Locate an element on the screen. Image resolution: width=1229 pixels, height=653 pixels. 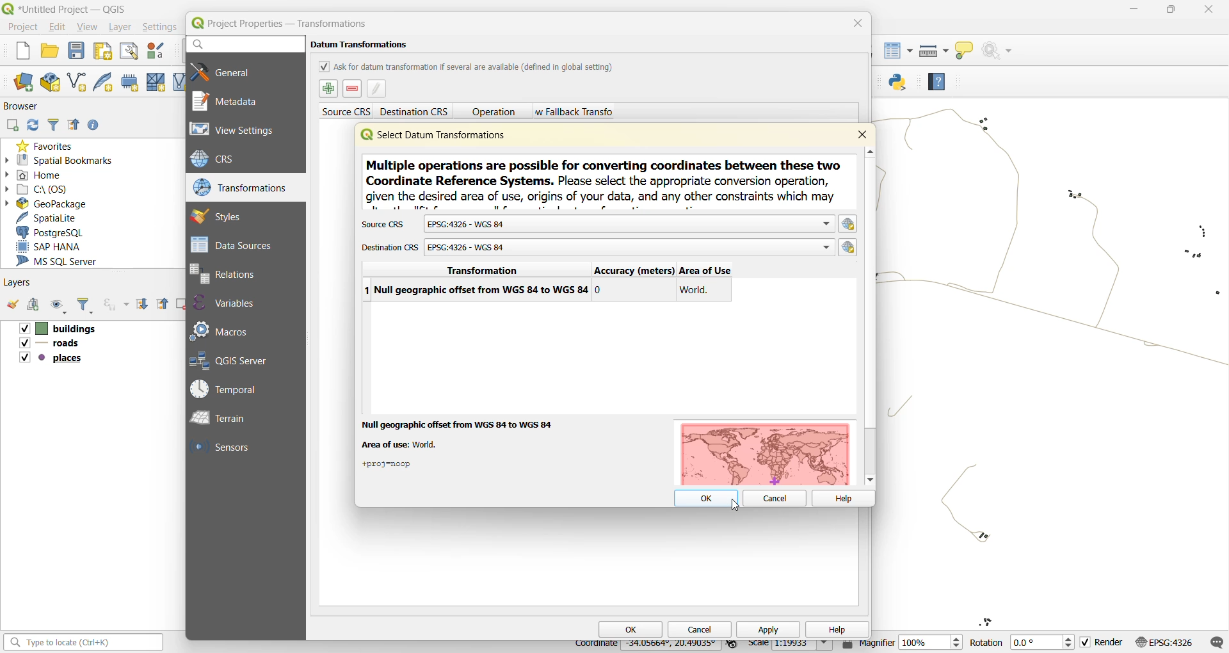
crs is located at coordinates (225, 160).